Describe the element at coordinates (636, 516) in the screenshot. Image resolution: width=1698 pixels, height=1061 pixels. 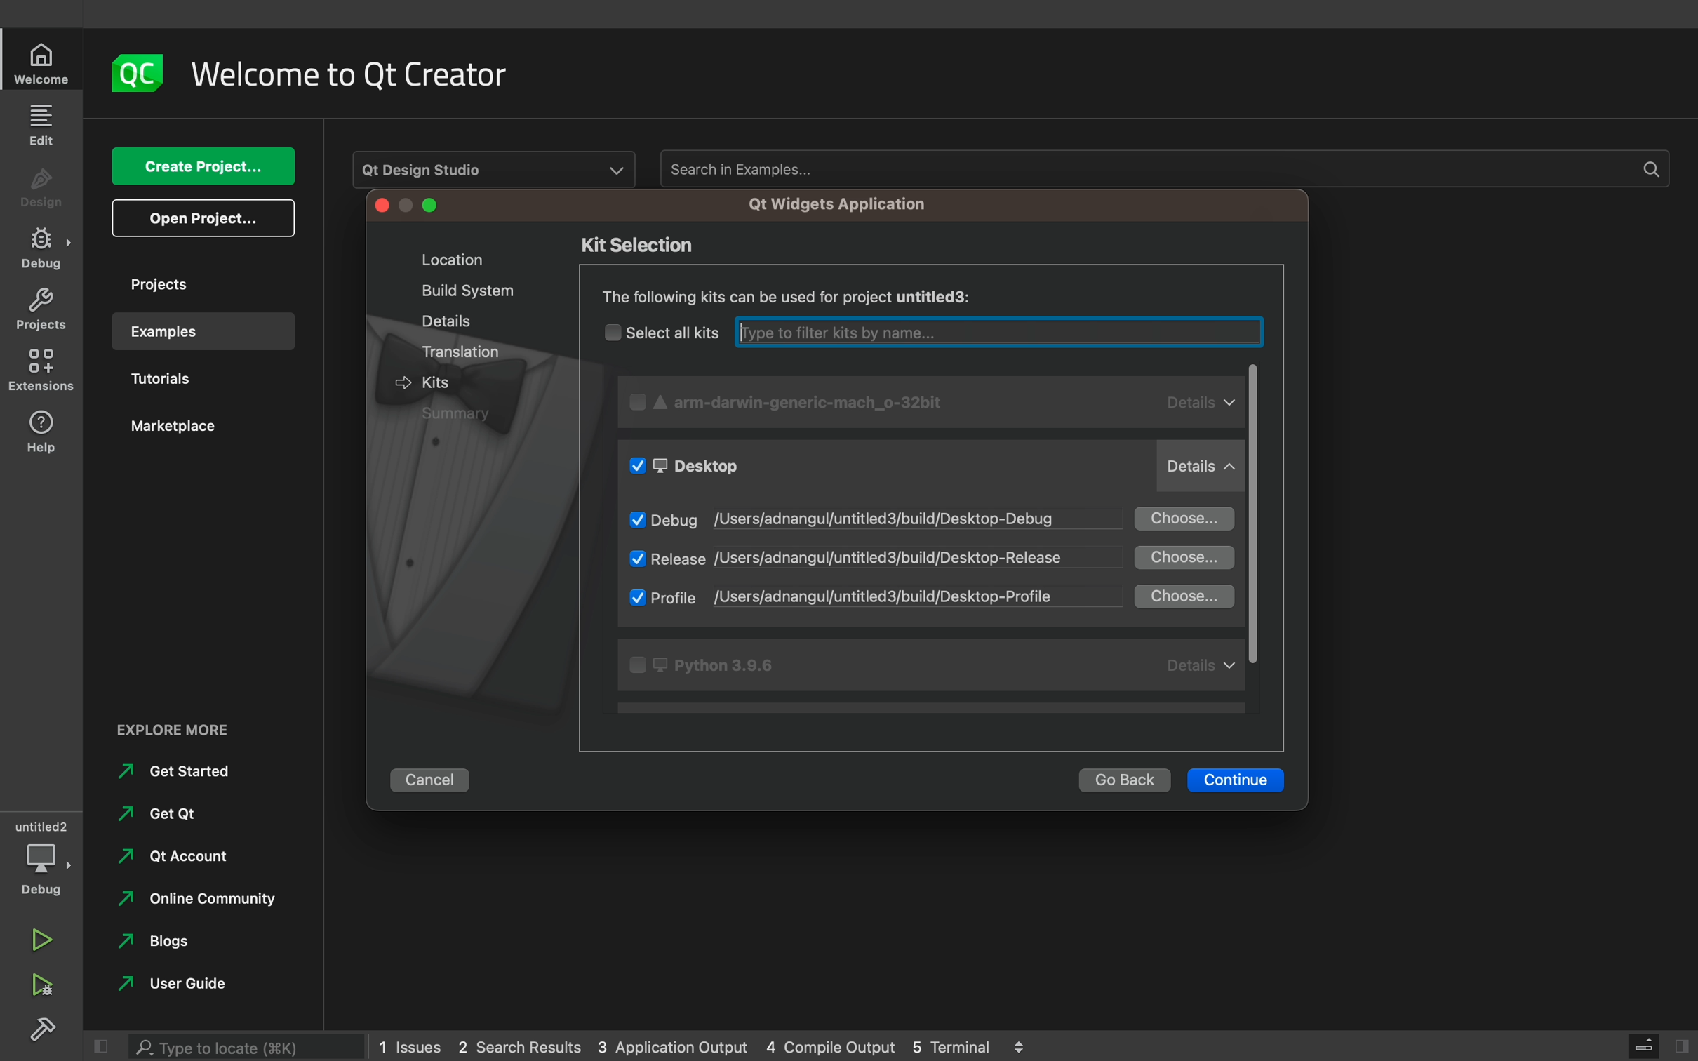
I see `check button` at that location.